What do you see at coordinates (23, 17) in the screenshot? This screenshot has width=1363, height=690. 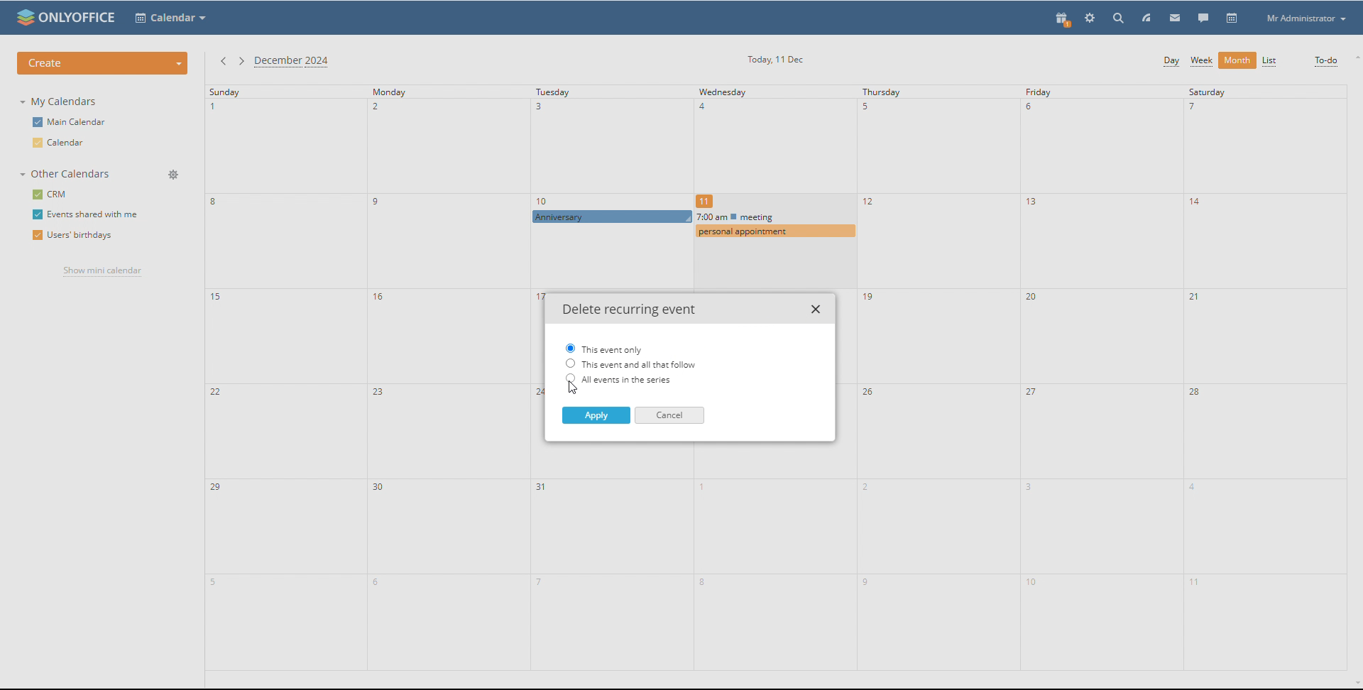 I see `onlyoffice logo` at bounding box center [23, 17].